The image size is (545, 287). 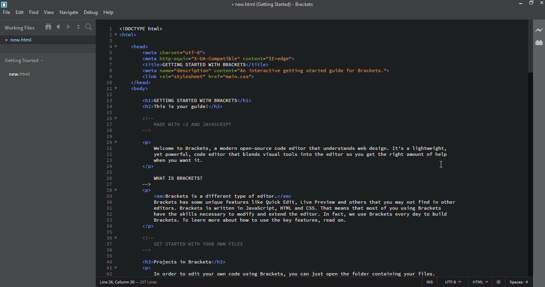 I want to click on cursor, so click(x=440, y=165).